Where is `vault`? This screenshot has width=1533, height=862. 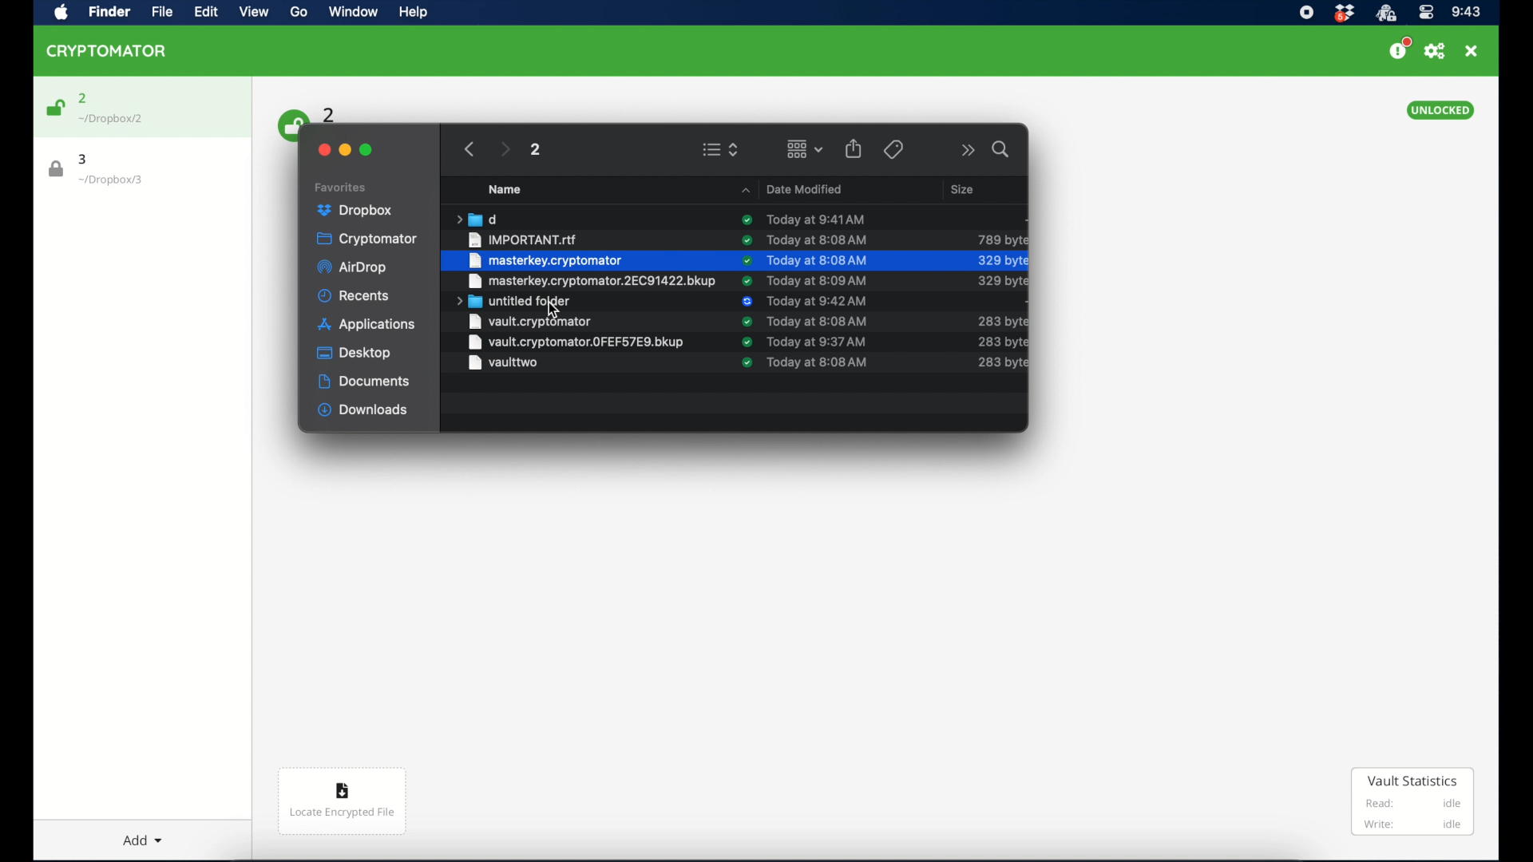
vault is located at coordinates (577, 322).